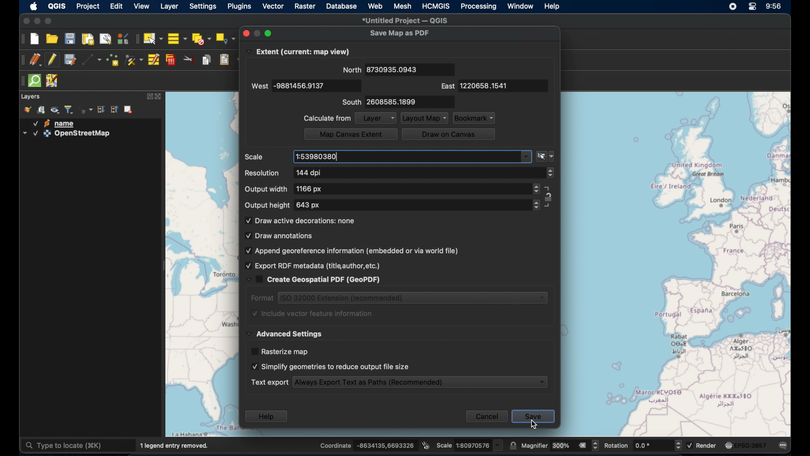 Image resolution: width=810 pixels, height=456 pixels. What do you see at coordinates (225, 60) in the screenshot?
I see `paste features` at bounding box center [225, 60].